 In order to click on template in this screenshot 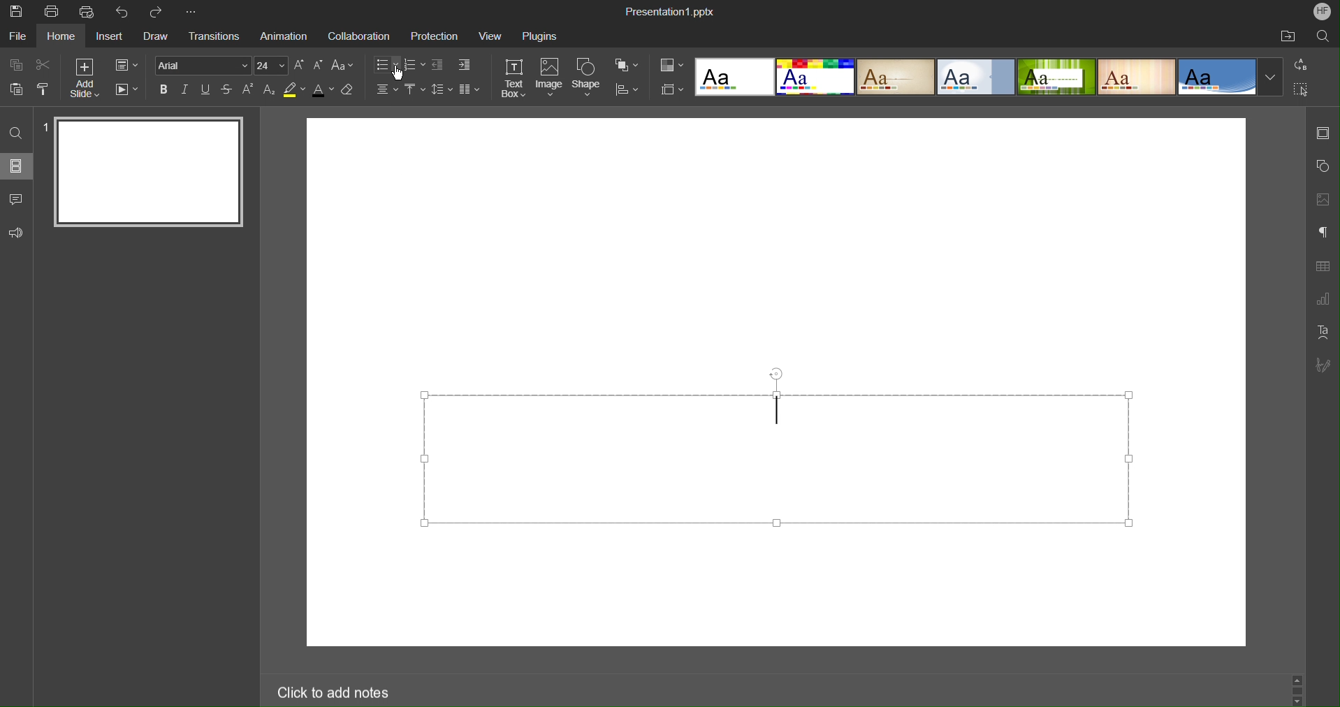, I will do `click(895, 78)`.